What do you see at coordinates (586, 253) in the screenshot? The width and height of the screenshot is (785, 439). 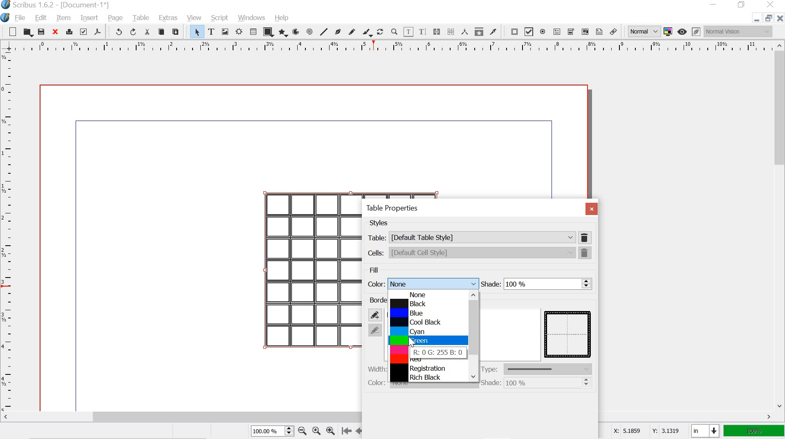 I see `delete` at bounding box center [586, 253].